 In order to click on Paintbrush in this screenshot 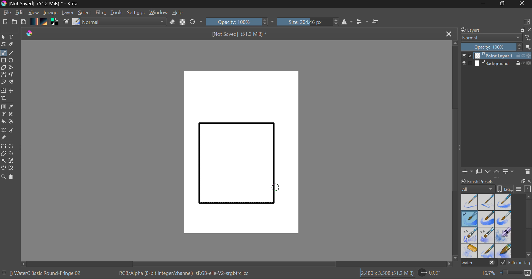, I will do `click(3, 54)`.